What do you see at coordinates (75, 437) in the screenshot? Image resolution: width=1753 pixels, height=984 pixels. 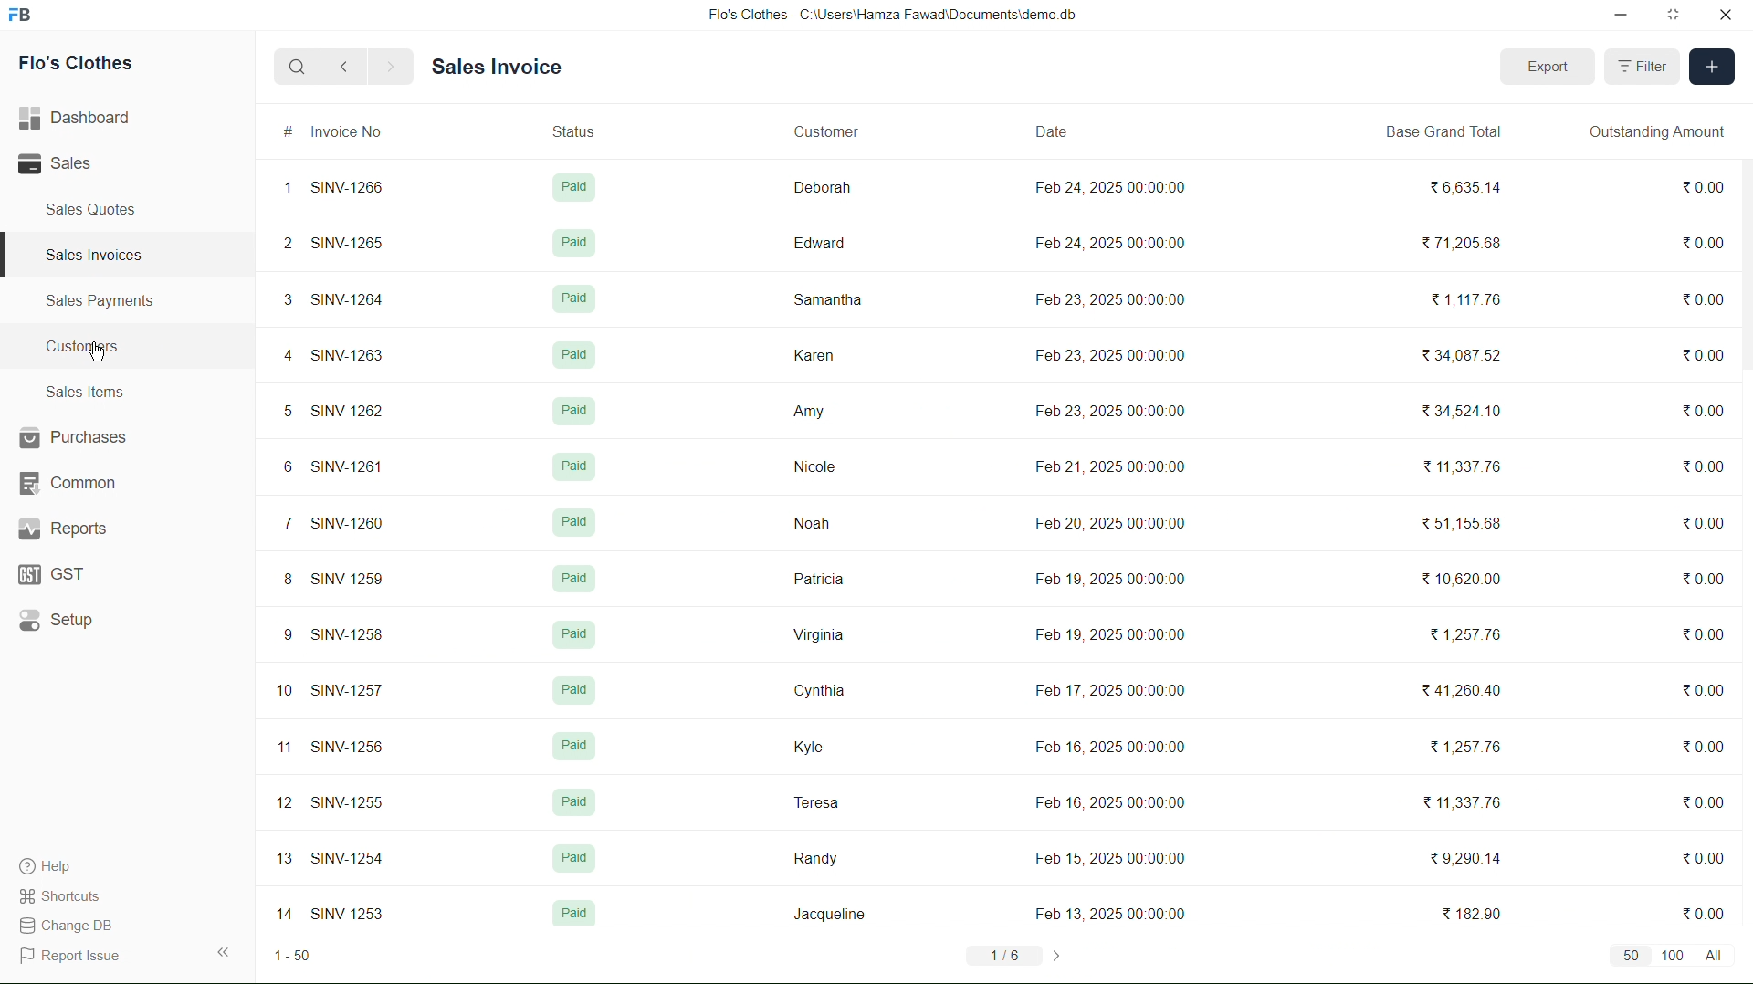 I see `Purchases` at bounding box center [75, 437].